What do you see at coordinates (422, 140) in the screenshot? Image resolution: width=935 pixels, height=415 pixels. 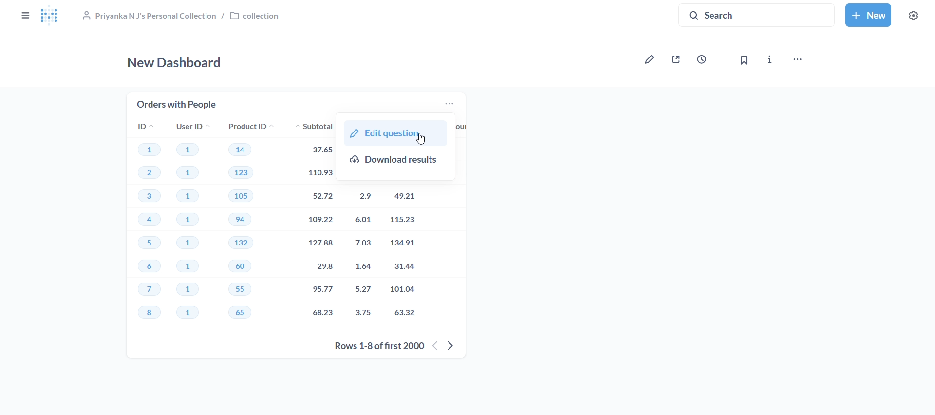 I see `Cursor` at bounding box center [422, 140].